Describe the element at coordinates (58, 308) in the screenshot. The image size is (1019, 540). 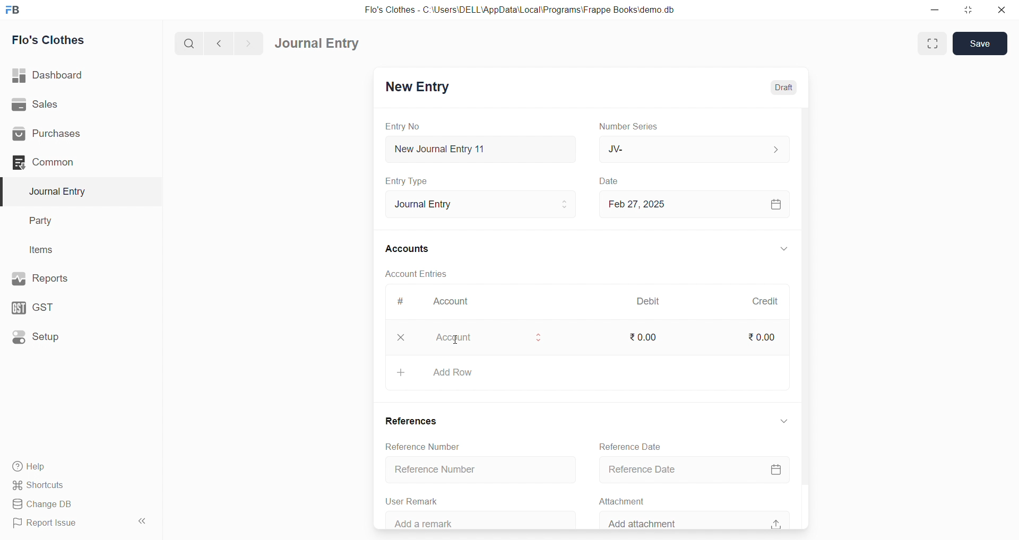
I see `GST` at that location.